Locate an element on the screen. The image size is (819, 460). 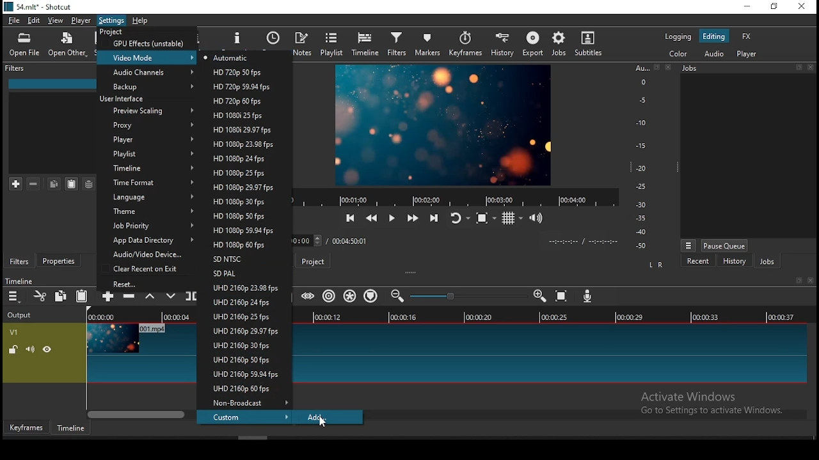
unlock is located at coordinates (15, 350).